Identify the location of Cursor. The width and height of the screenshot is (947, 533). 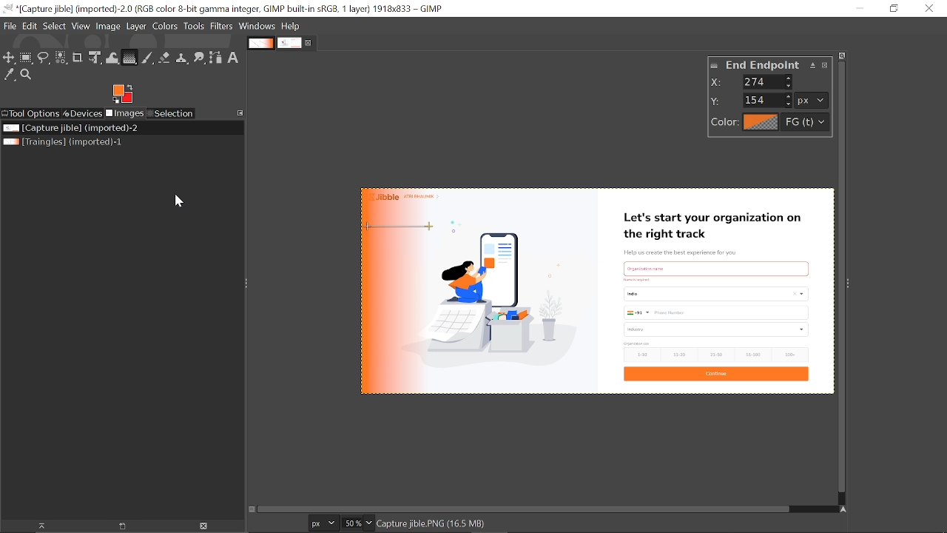
(179, 202).